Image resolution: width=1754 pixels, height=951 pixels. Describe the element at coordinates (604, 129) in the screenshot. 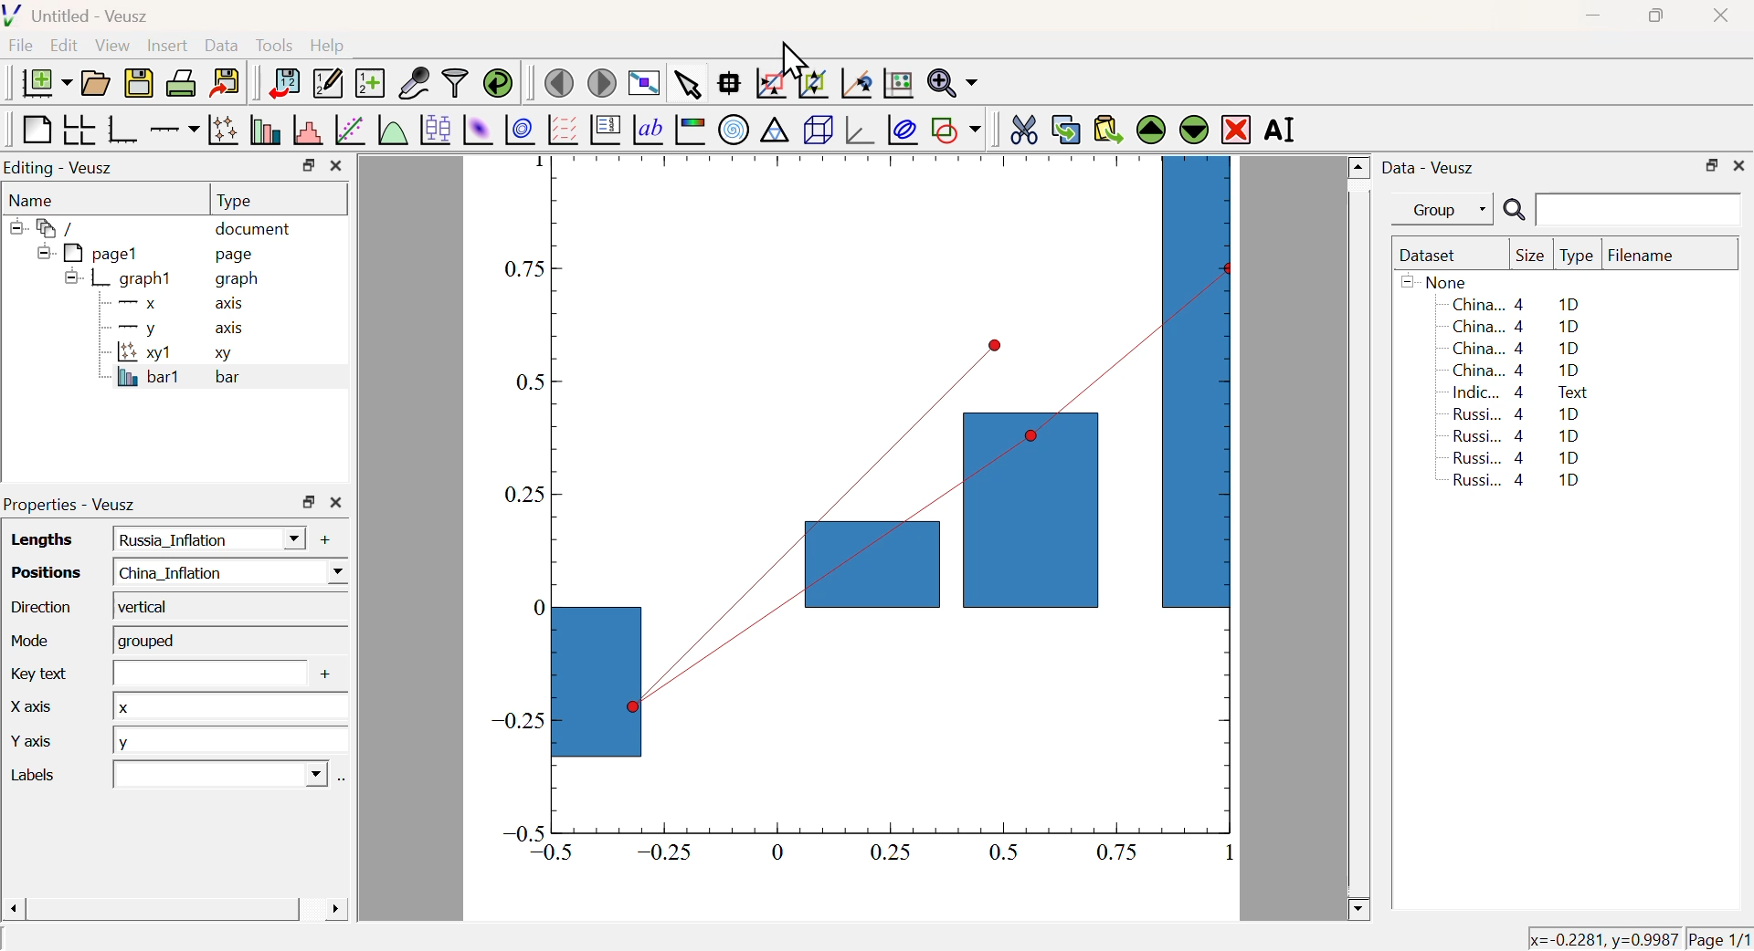

I see `Plot Key` at that location.